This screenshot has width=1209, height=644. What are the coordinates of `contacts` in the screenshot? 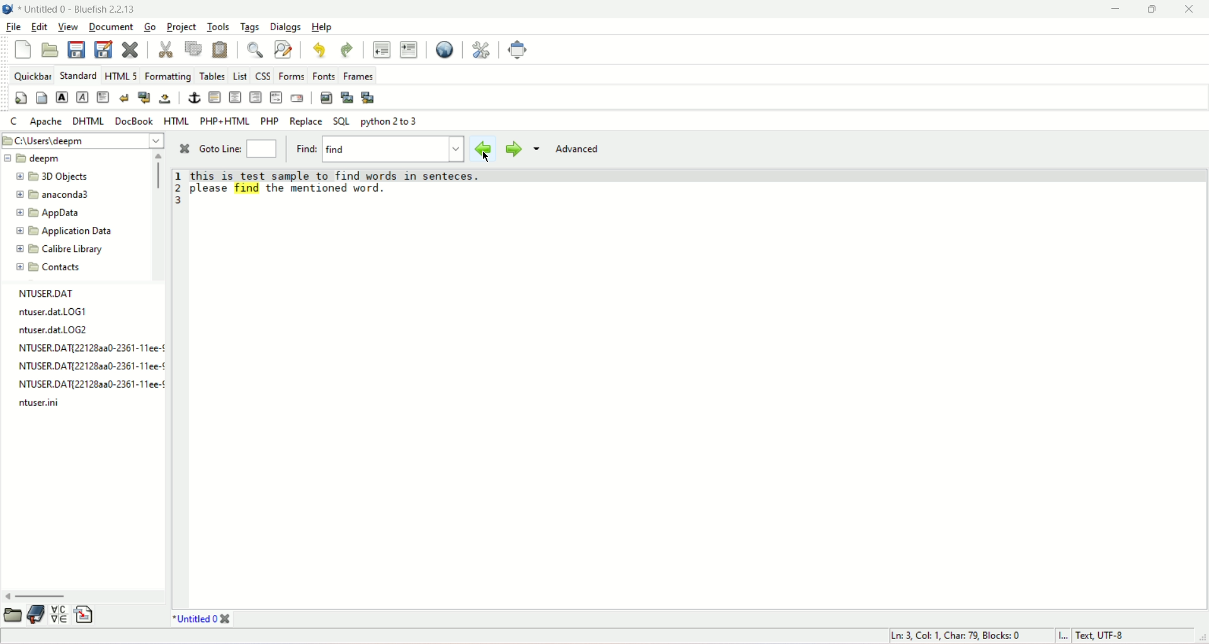 It's located at (48, 268).